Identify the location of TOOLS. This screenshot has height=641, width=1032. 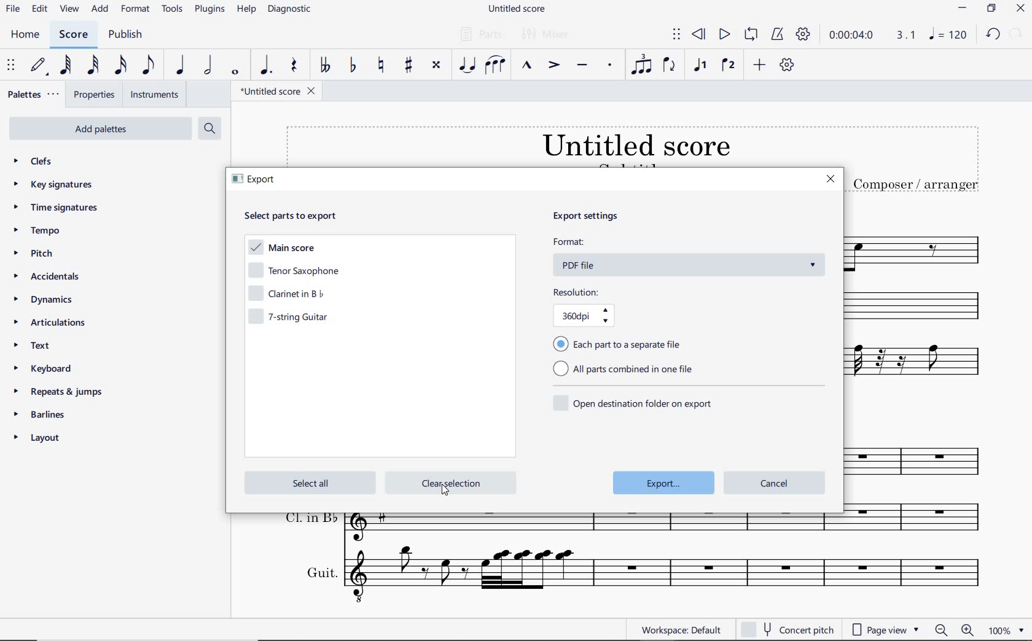
(173, 10).